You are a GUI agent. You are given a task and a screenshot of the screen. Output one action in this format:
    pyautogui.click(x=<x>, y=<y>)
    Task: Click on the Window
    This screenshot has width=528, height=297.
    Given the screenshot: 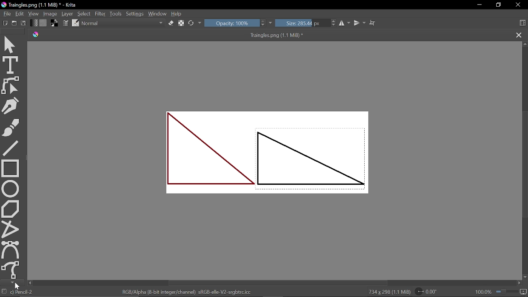 What is the action you would take?
    pyautogui.click(x=157, y=14)
    